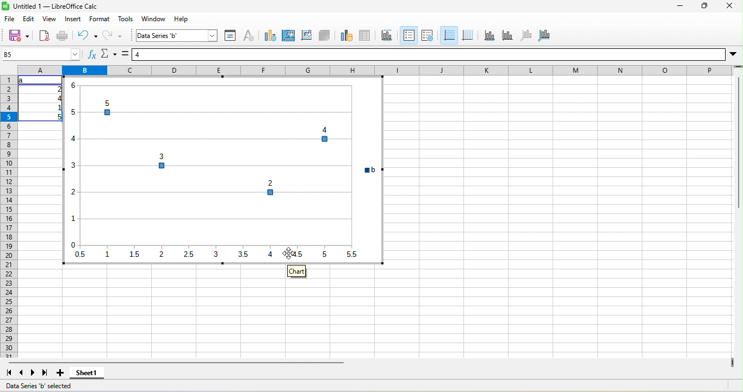 The width and height of the screenshot is (743, 392). What do you see at coordinates (9, 372) in the screenshot?
I see `first sheet` at bounding box center [9, 372].